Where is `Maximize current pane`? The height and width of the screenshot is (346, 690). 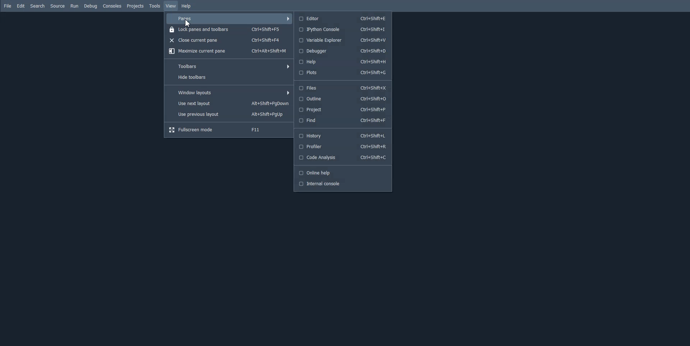 Maximize current pane is located at coordinates (228, 51).